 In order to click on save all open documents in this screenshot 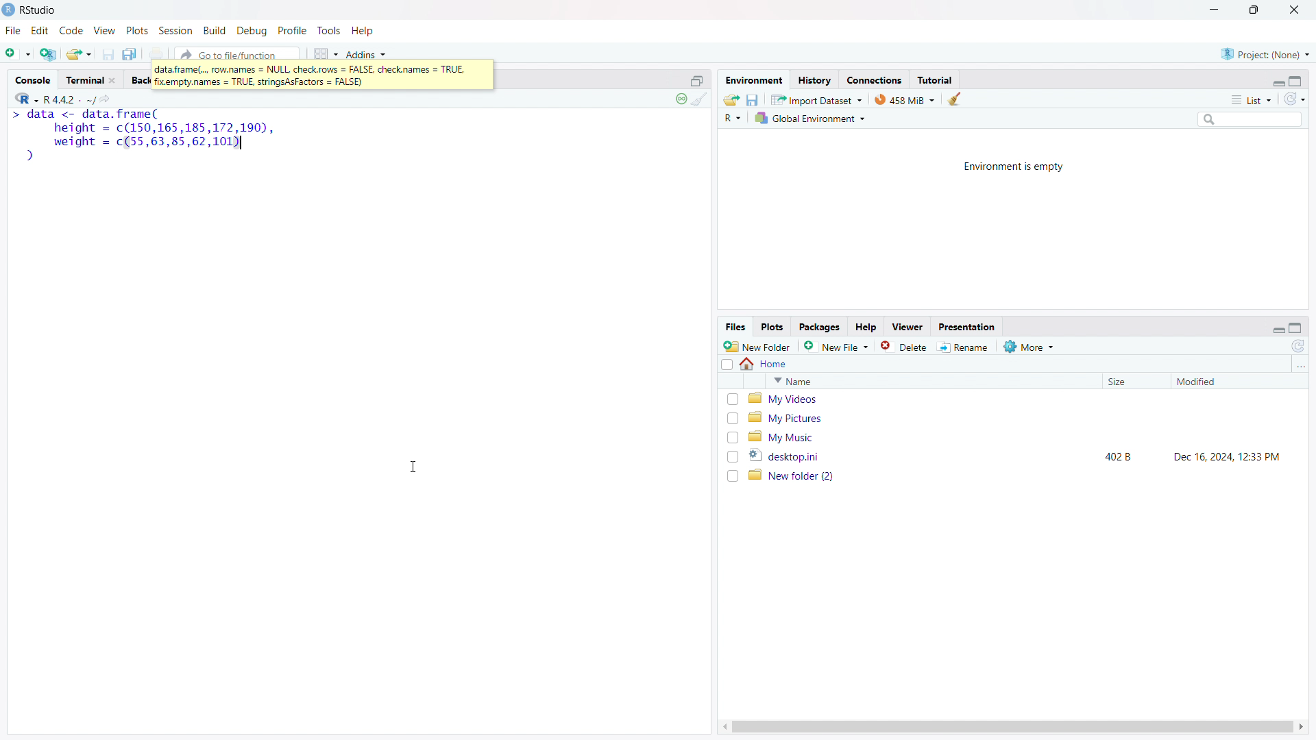, I will do `click(130, 53)`.